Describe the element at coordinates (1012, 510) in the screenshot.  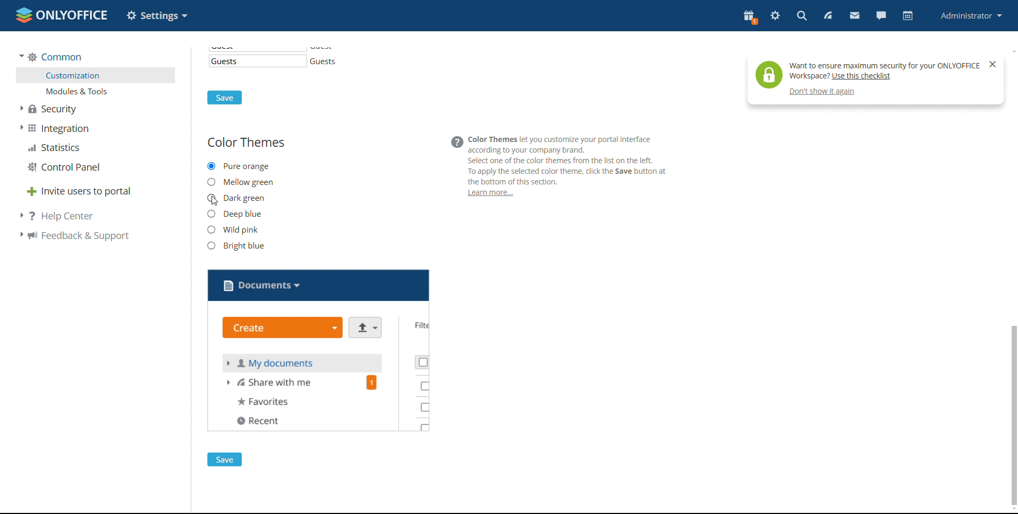
I see `scroll down` at that location.